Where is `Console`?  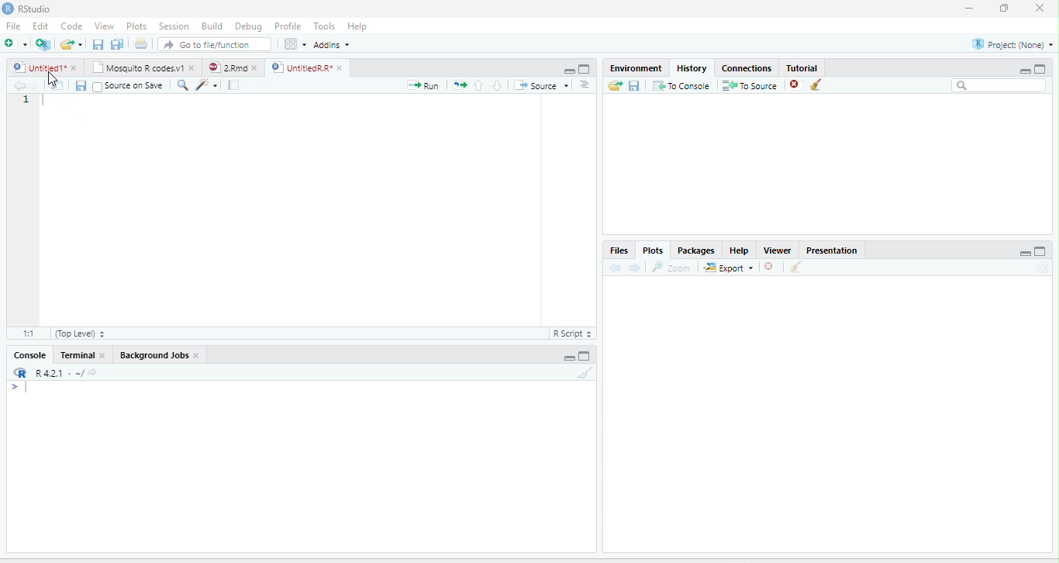 Console is located at coordinates (30, 355).